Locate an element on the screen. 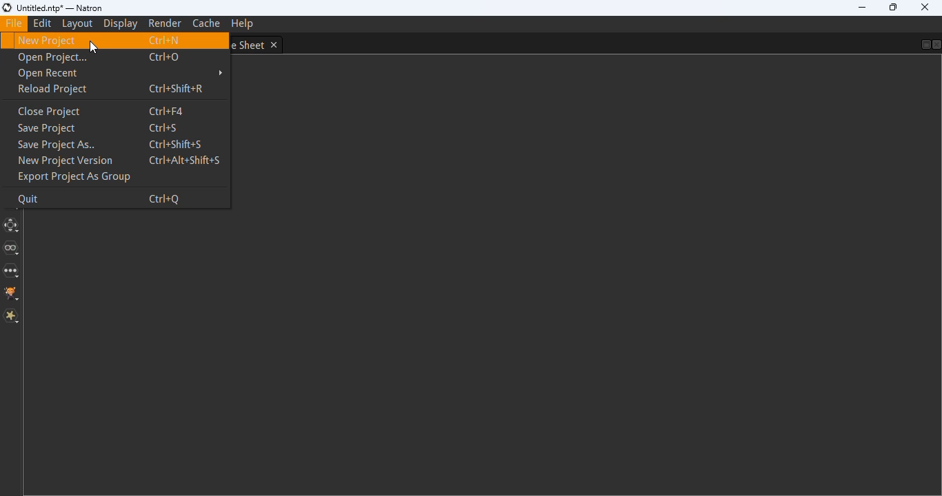  edit is located at coordinates (42, 23).